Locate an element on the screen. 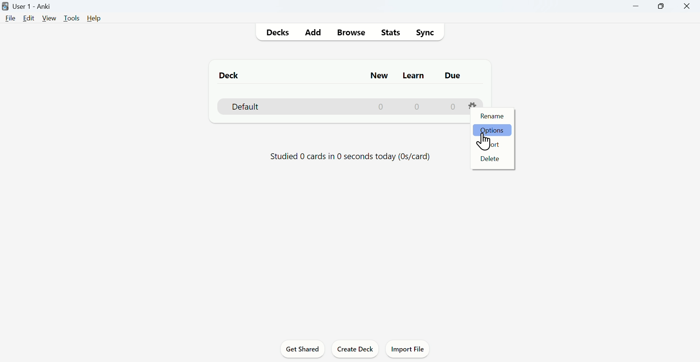 The height and width of the screenshot is (362, 700). Stats is located at coordinates (390, 32).